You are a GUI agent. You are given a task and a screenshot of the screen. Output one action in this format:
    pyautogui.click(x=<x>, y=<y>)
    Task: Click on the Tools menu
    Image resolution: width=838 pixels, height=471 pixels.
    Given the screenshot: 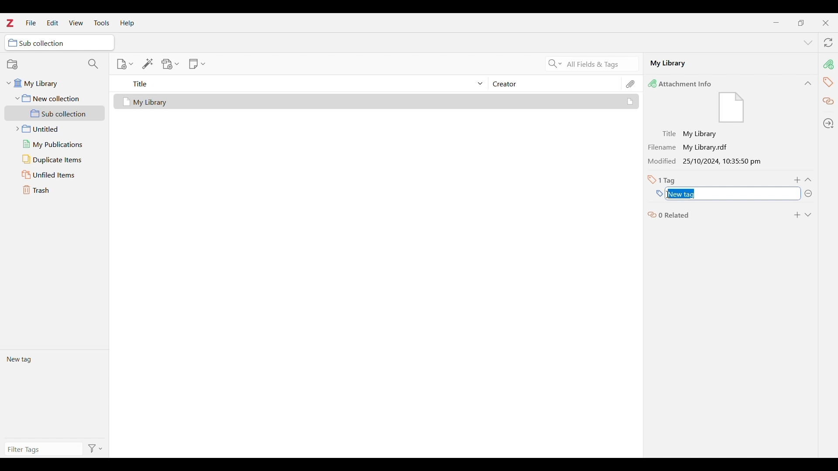 What is the action you would take?
    pyautogui.click(x=102, y=23)
    